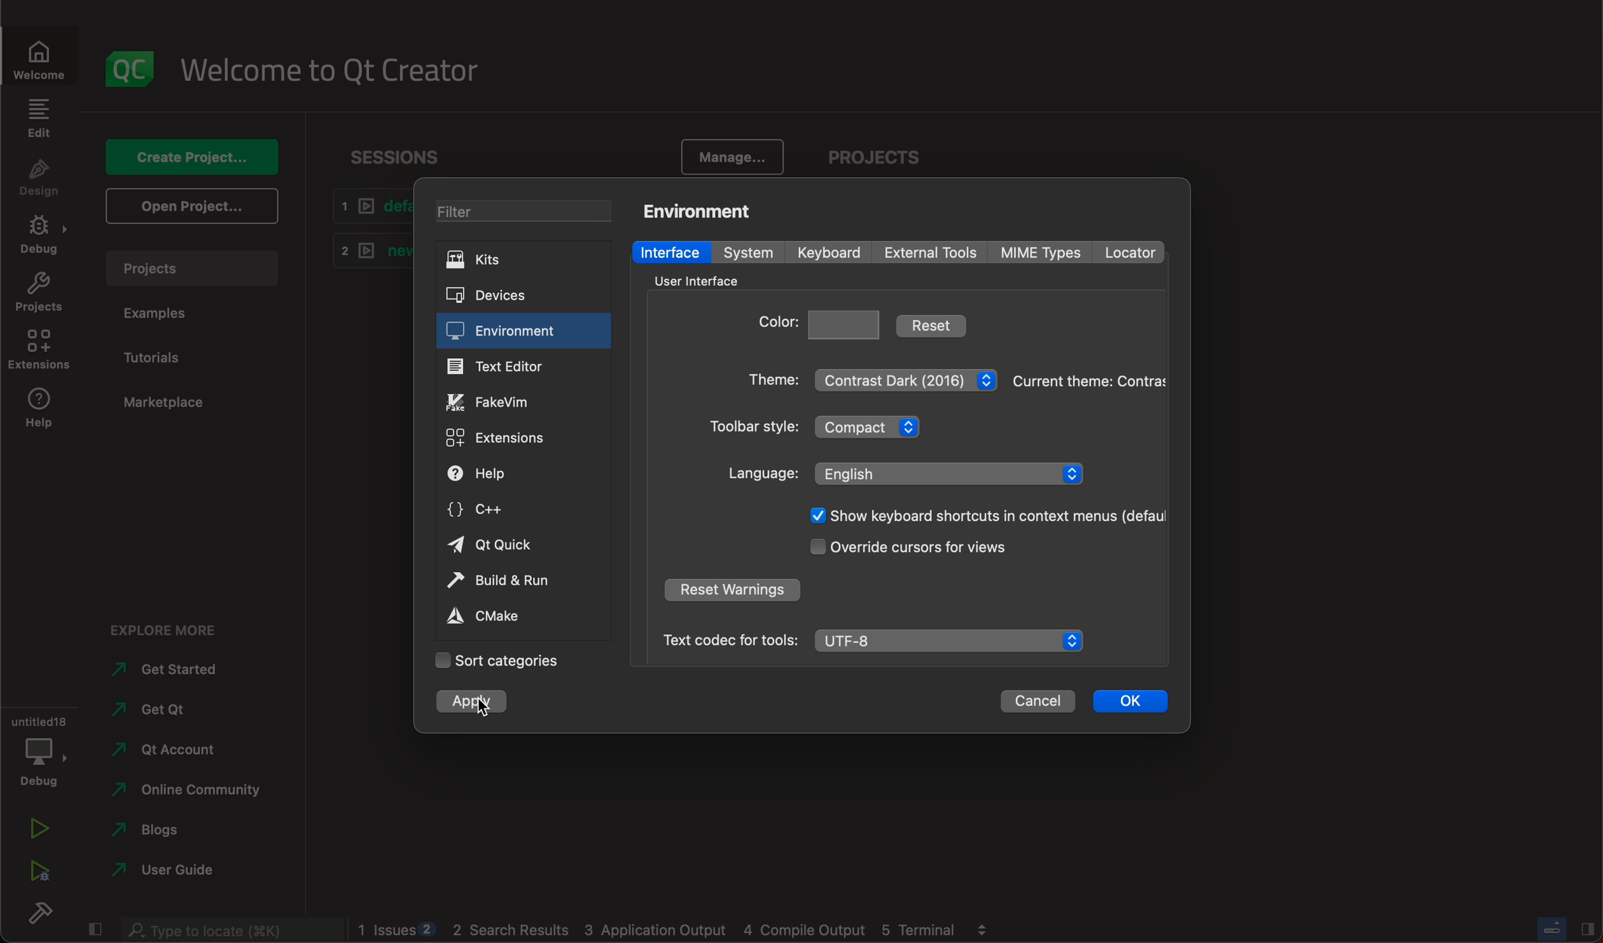 This screenshot has height=943, width=1603. Describe the element at coordinates (38, 57) in the screenshot. I see `welcome` at that location.